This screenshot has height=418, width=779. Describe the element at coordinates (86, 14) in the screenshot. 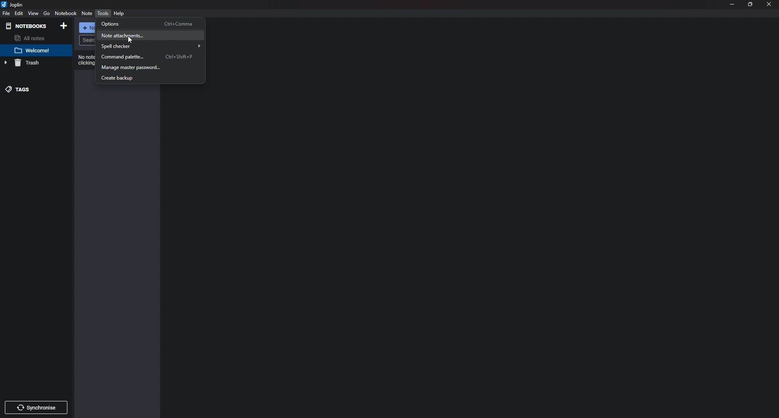

I see `Note` at that location.